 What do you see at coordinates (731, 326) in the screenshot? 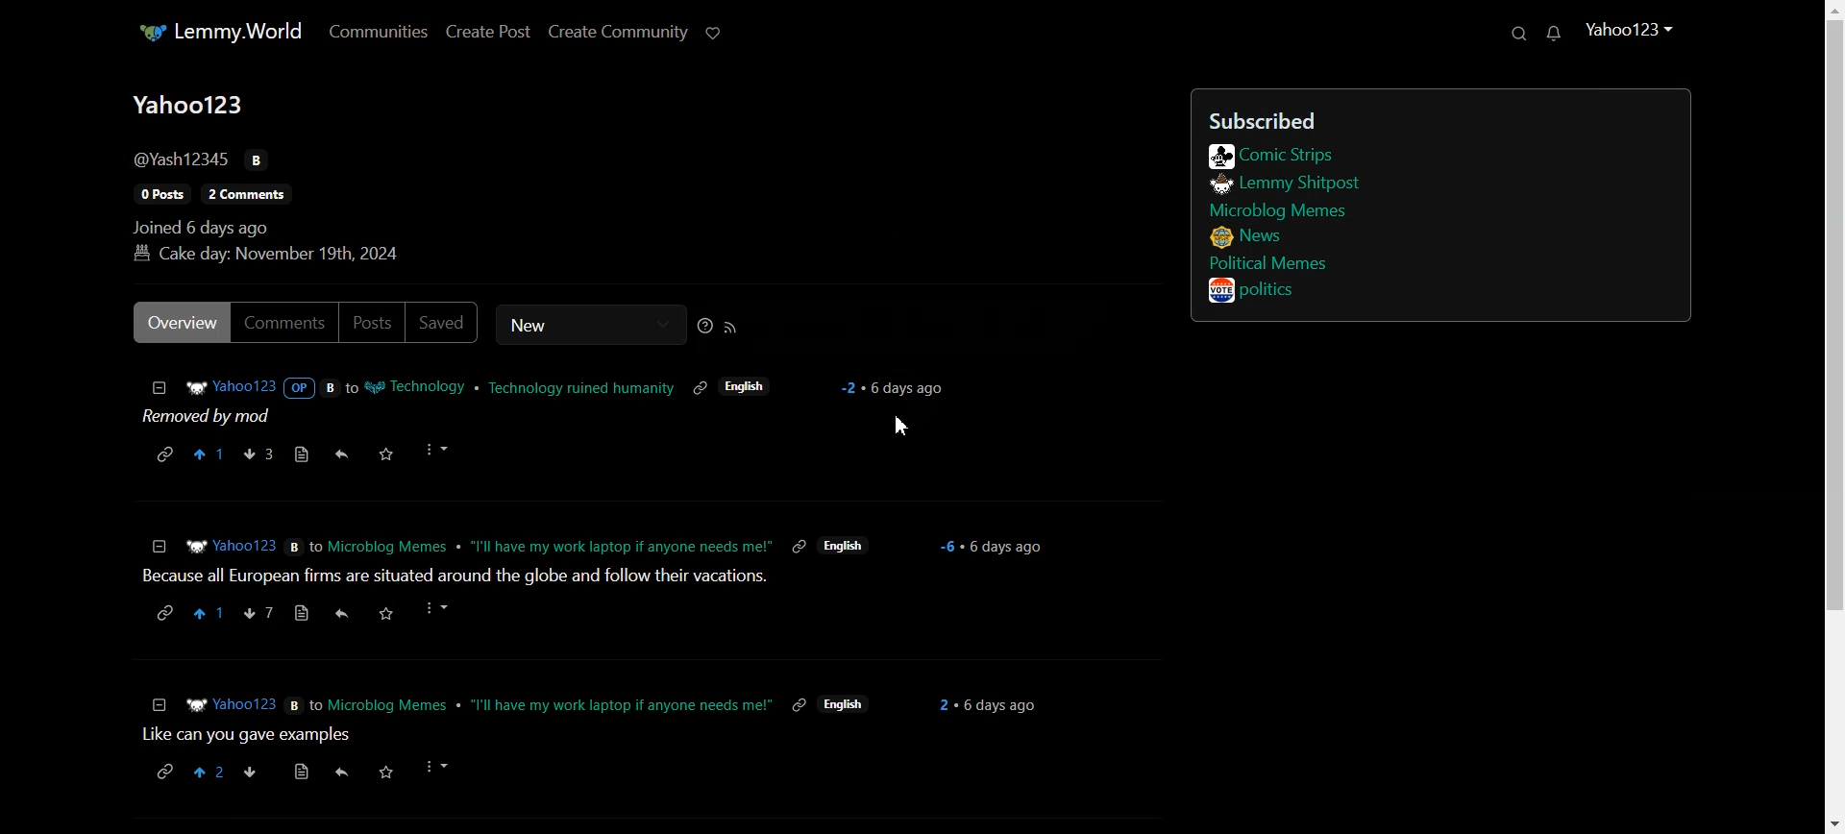
I see `RSS` at bounding box center [731, 326].